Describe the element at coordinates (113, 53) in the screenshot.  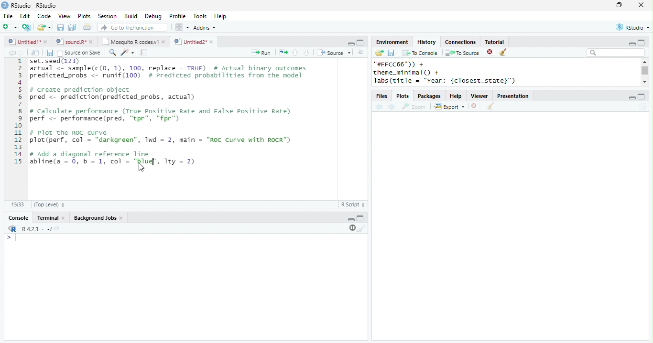
I see `search` at that location.